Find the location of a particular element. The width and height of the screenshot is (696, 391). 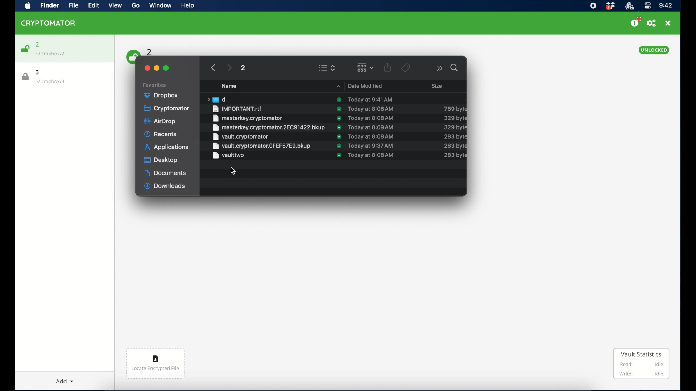

sync is located at coordinates (338, 146).